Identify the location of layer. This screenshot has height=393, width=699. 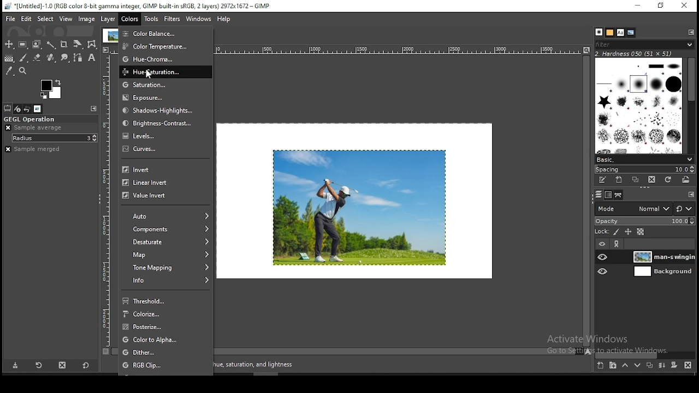
(106, 17).